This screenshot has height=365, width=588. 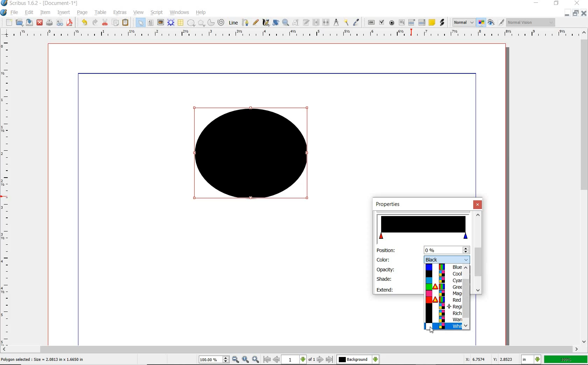 What do you see at coordinates (357, 23) in the screenshot?
I see `EYE DROPPER` at bounding box center [357, 23].